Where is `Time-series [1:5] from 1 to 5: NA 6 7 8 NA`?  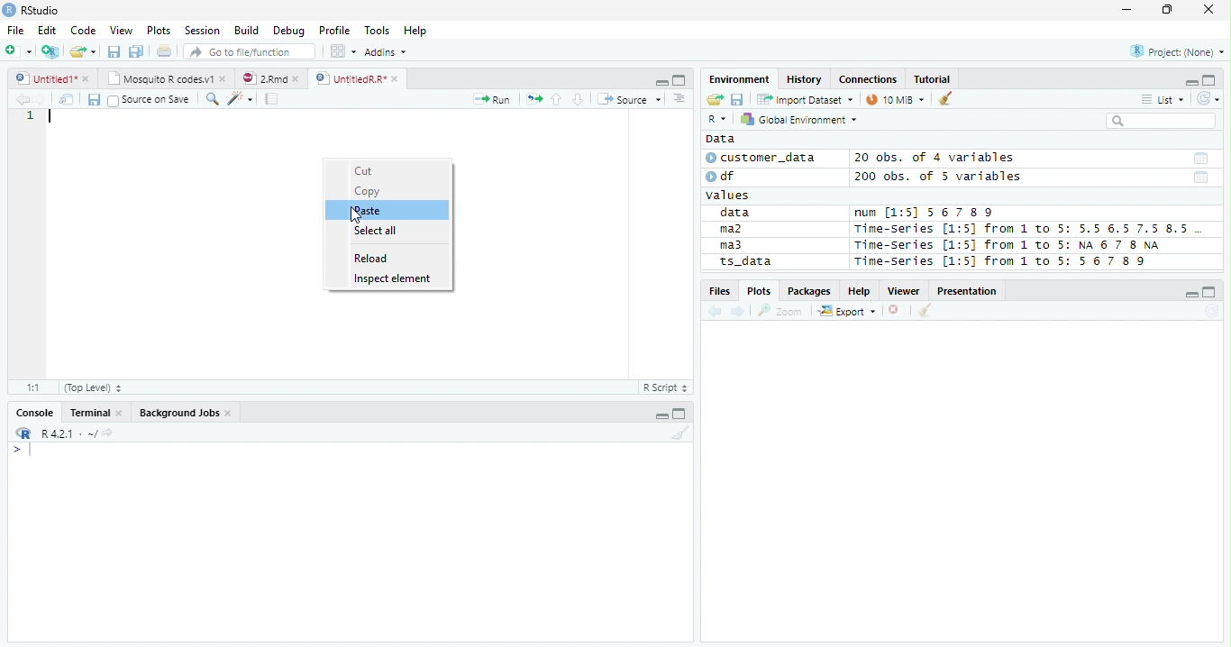
Time-series [1:5] from 1 to 5: NA 6 7 8 NA is located at coordinates (1015, 246).